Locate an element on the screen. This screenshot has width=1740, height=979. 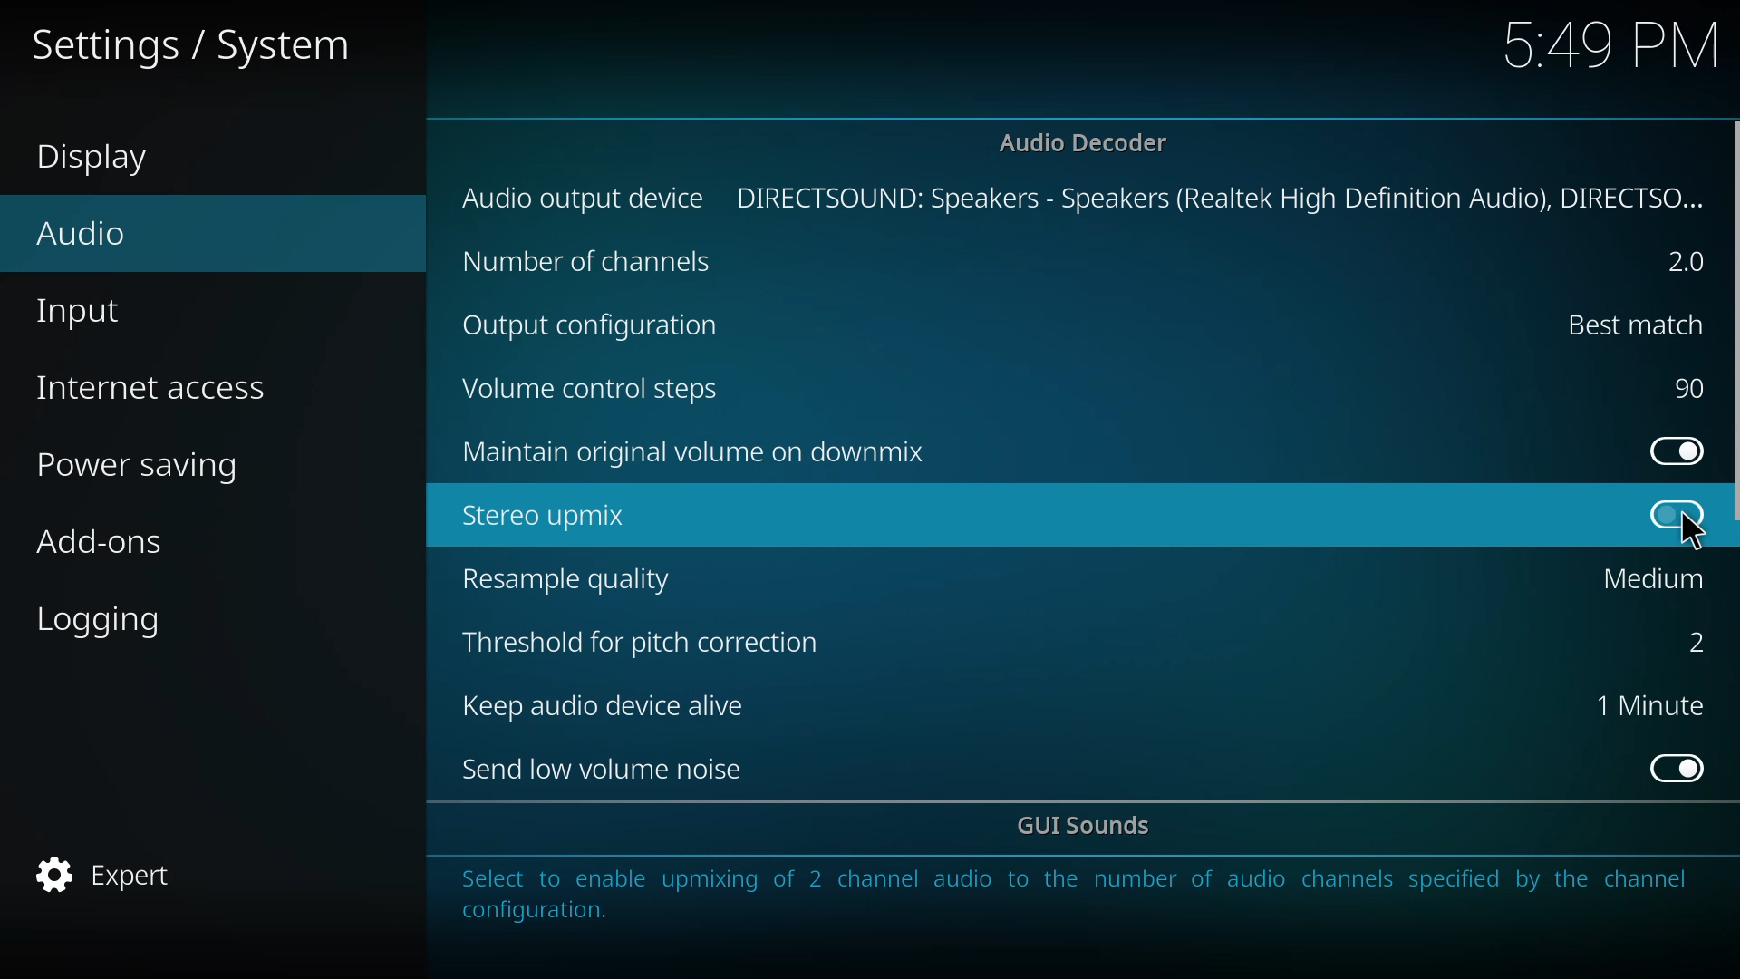
90 is located at coordinates (1693, 388).